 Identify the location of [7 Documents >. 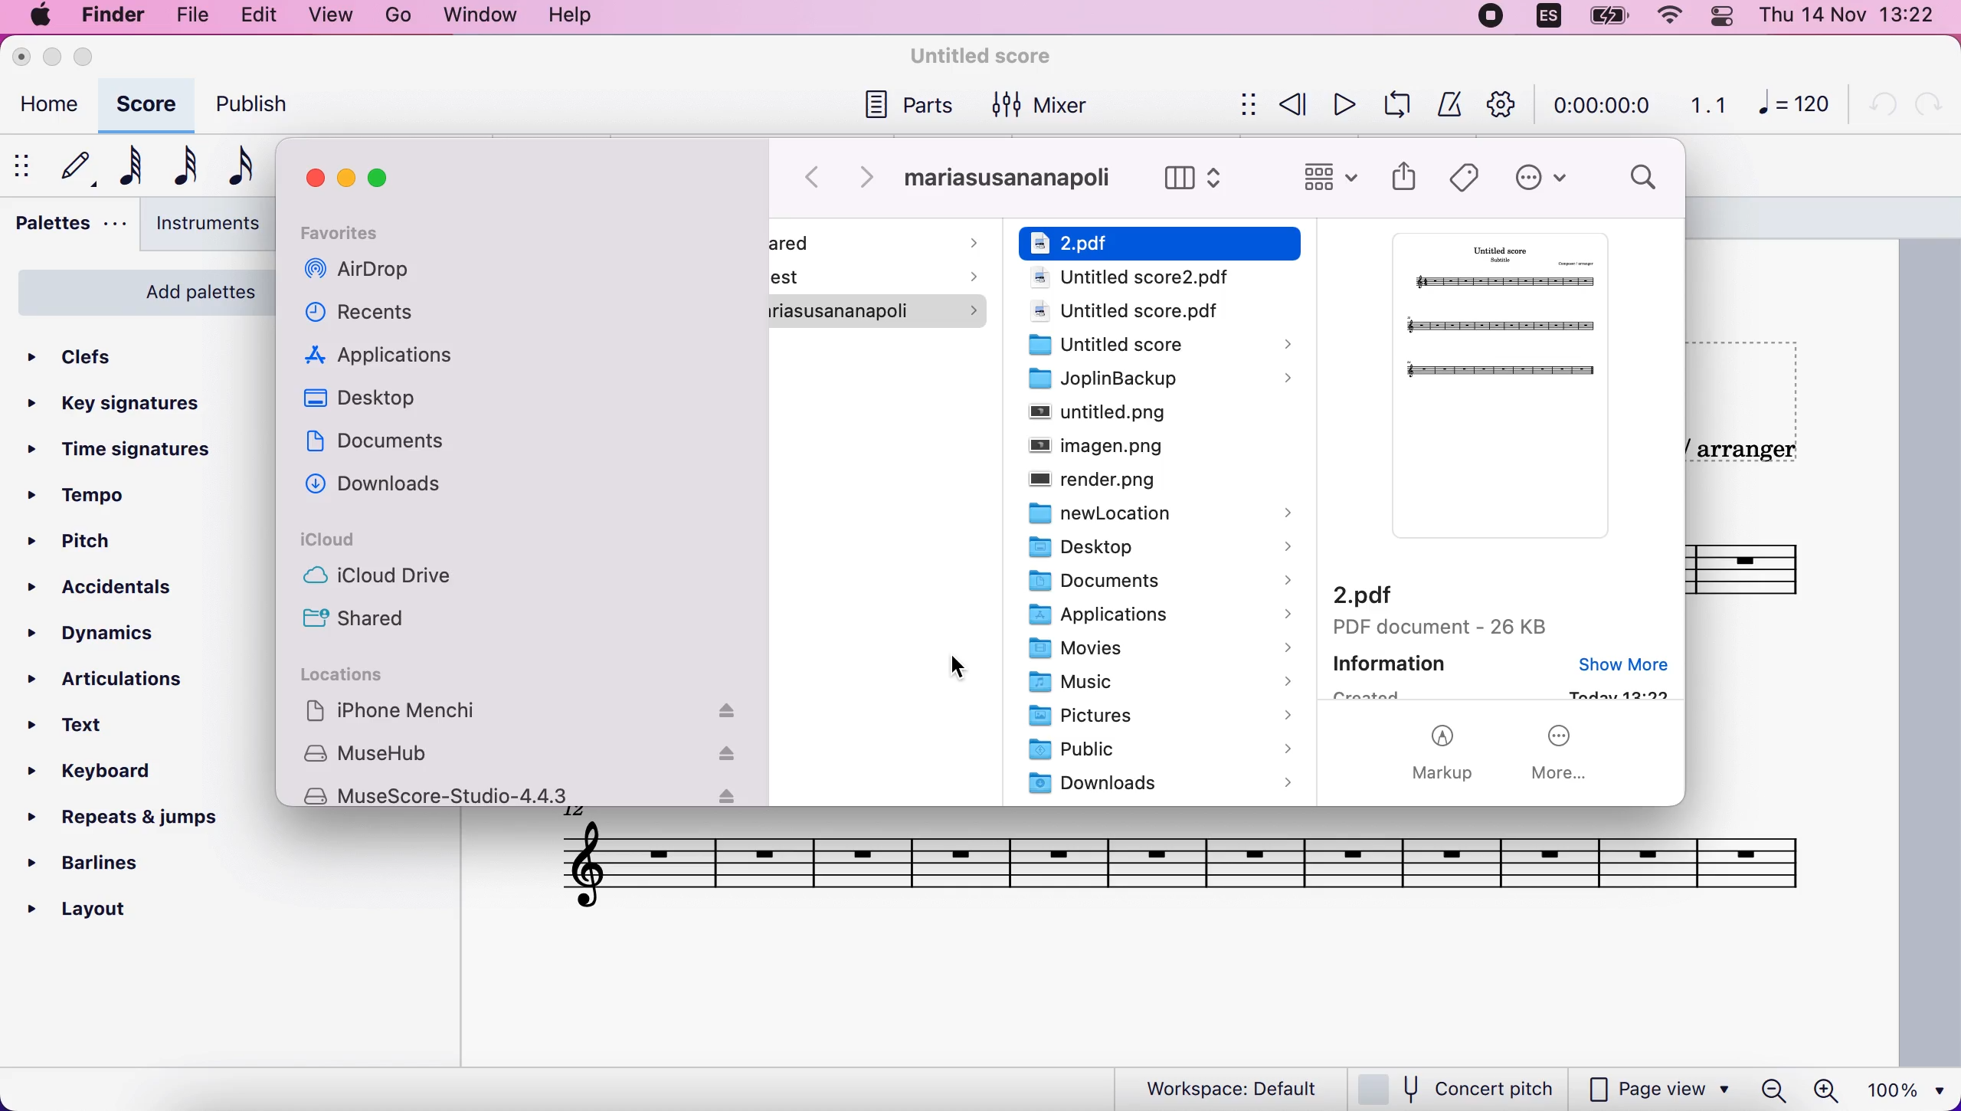
(1149, 584).